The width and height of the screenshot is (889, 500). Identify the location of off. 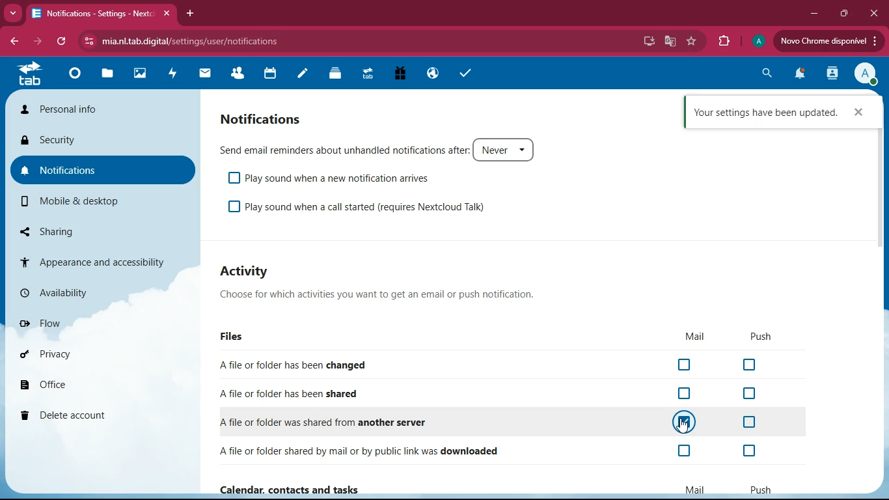
(752, 365).